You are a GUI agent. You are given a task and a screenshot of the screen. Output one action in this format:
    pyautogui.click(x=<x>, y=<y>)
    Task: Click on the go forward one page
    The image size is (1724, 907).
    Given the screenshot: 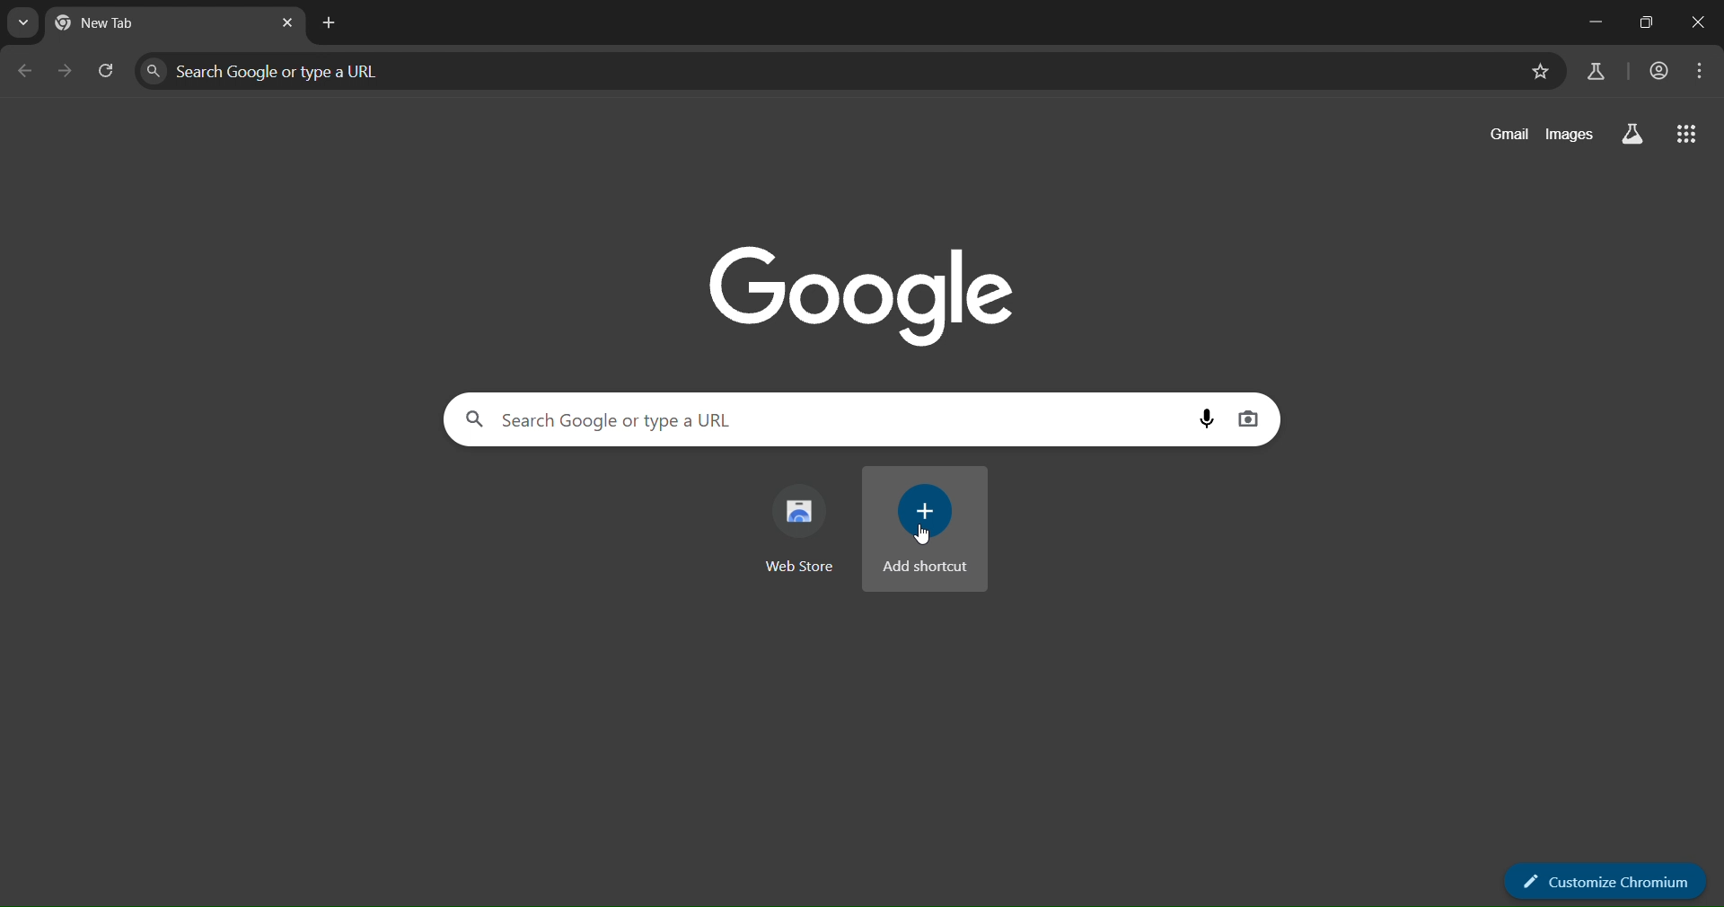 What is the action you would take?
    pyautogui.click(x=66, y=74)
    